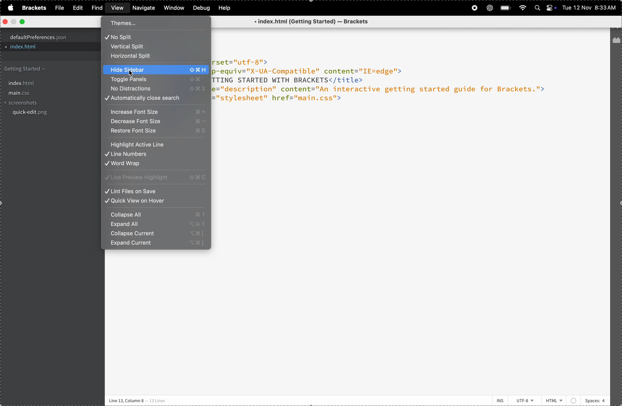 The image size is (622, 406). Describe the element at coordinates (156, 191) in the screenshot. I see `lint files on save` at that location.